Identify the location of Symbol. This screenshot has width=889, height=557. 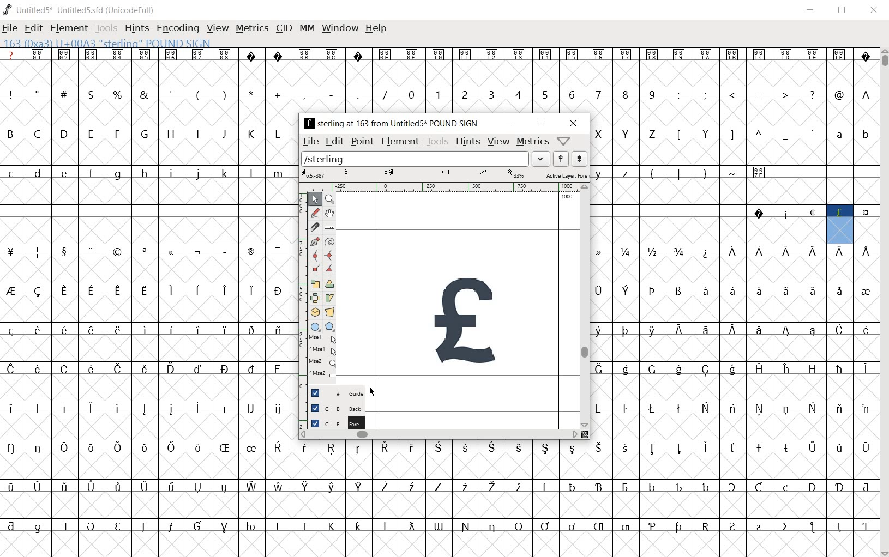
(466, 55).